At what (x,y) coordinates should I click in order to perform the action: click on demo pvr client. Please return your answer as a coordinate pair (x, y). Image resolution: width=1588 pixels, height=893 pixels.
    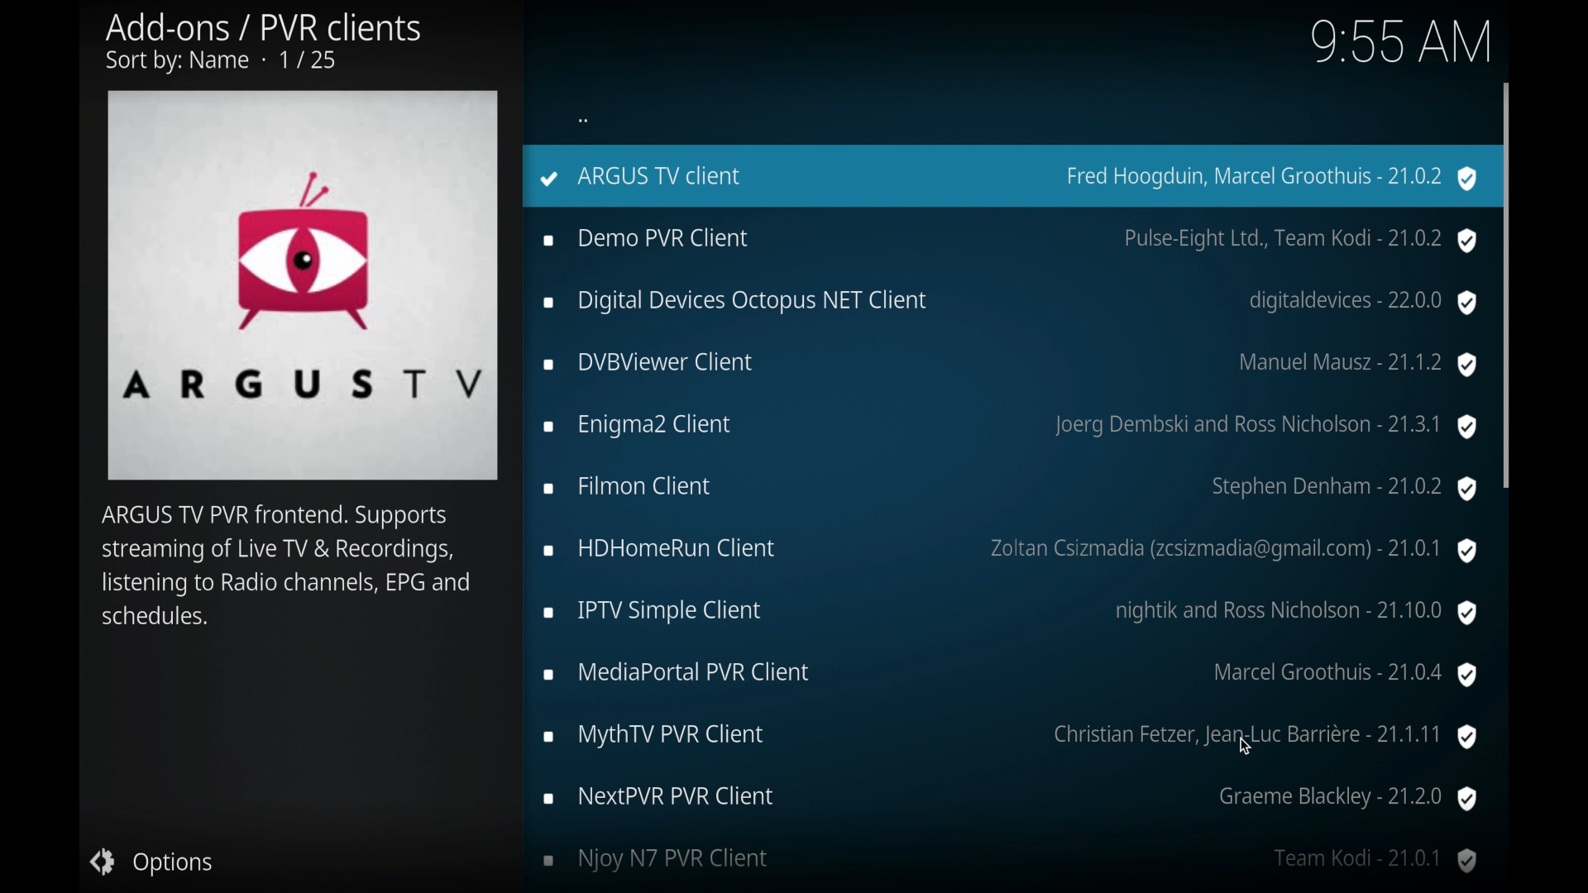
    Looking at the image, I should click on (1011, 240).